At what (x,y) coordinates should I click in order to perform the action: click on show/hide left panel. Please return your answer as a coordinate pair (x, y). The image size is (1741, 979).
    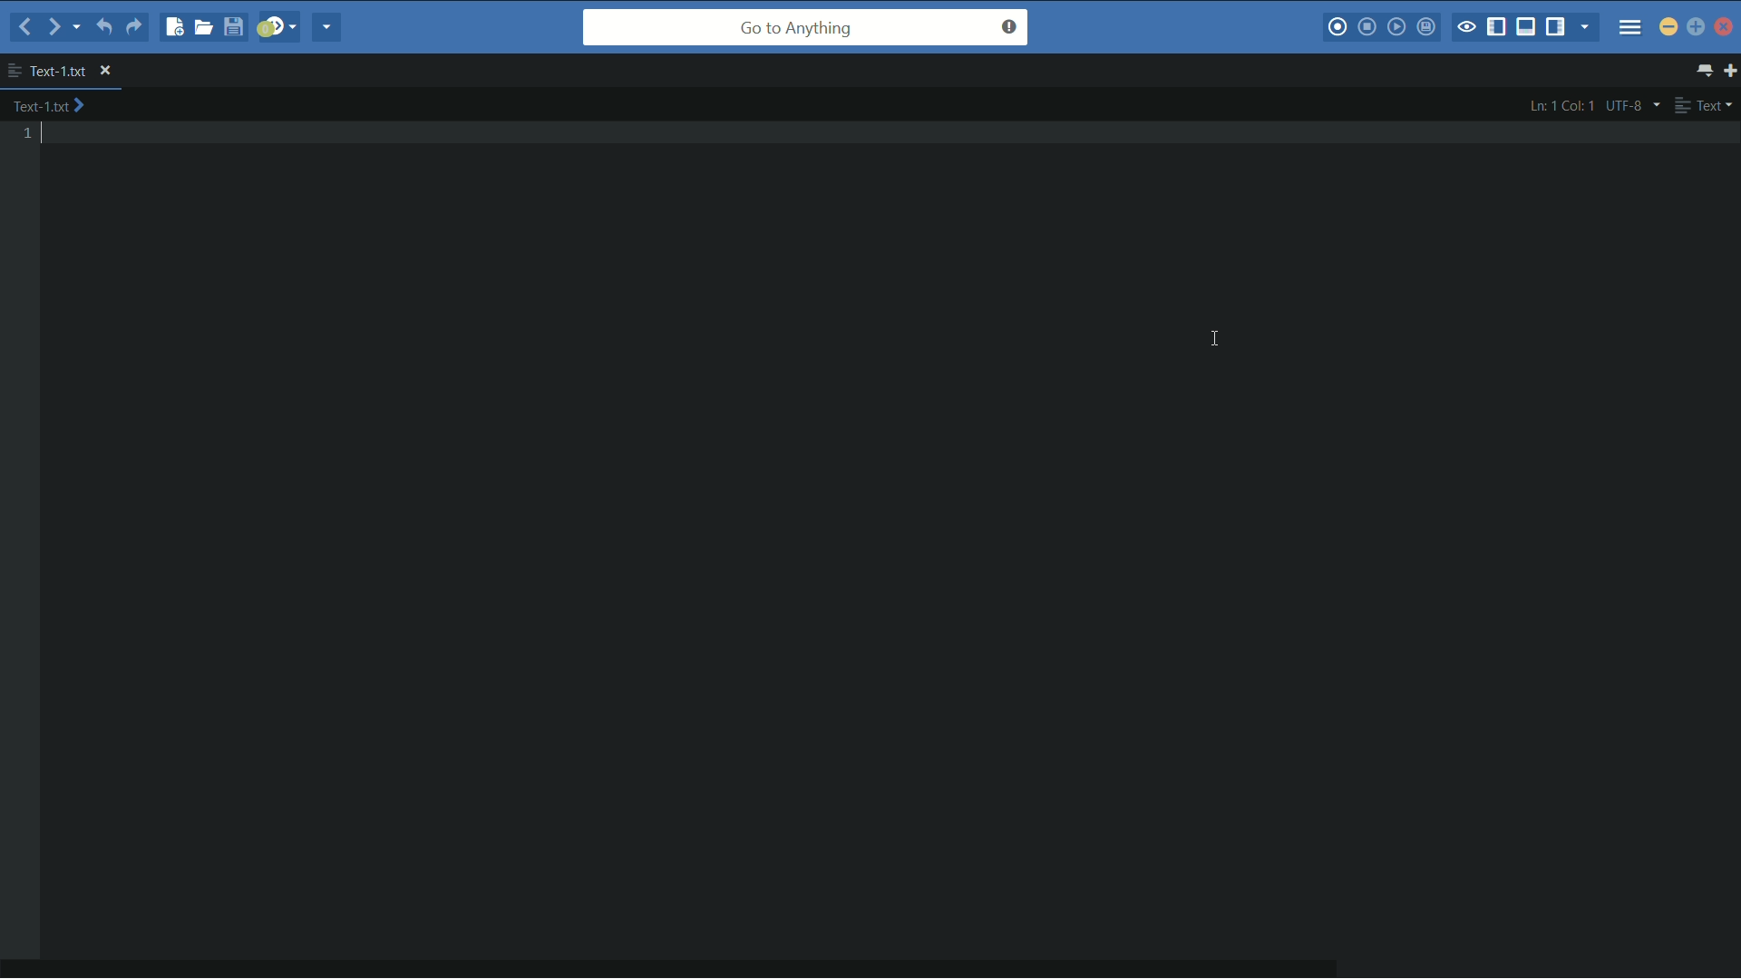
    Looking at the image, I should click on (1495, 29).